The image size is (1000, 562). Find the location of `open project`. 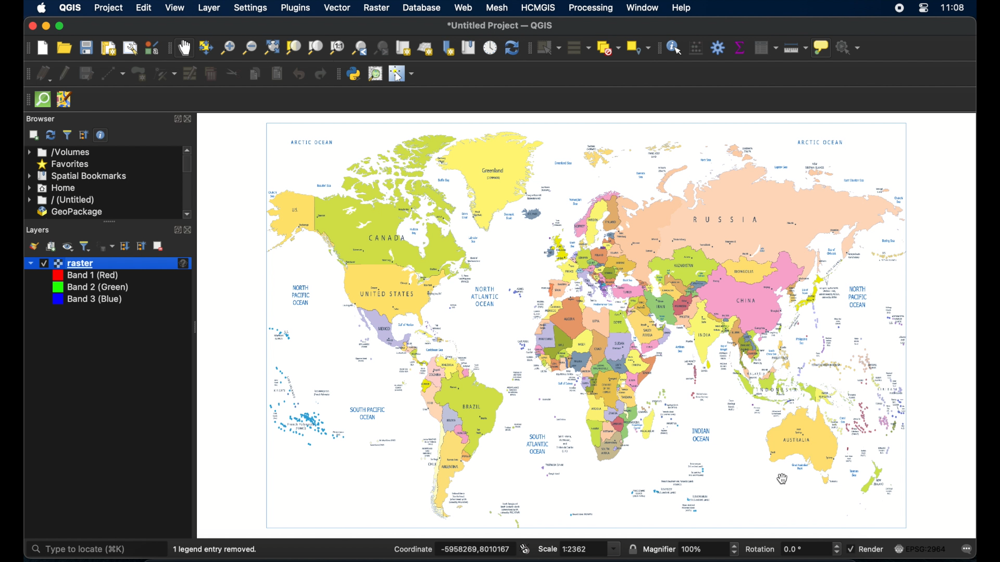

open project is located at coordinates (65, 47).